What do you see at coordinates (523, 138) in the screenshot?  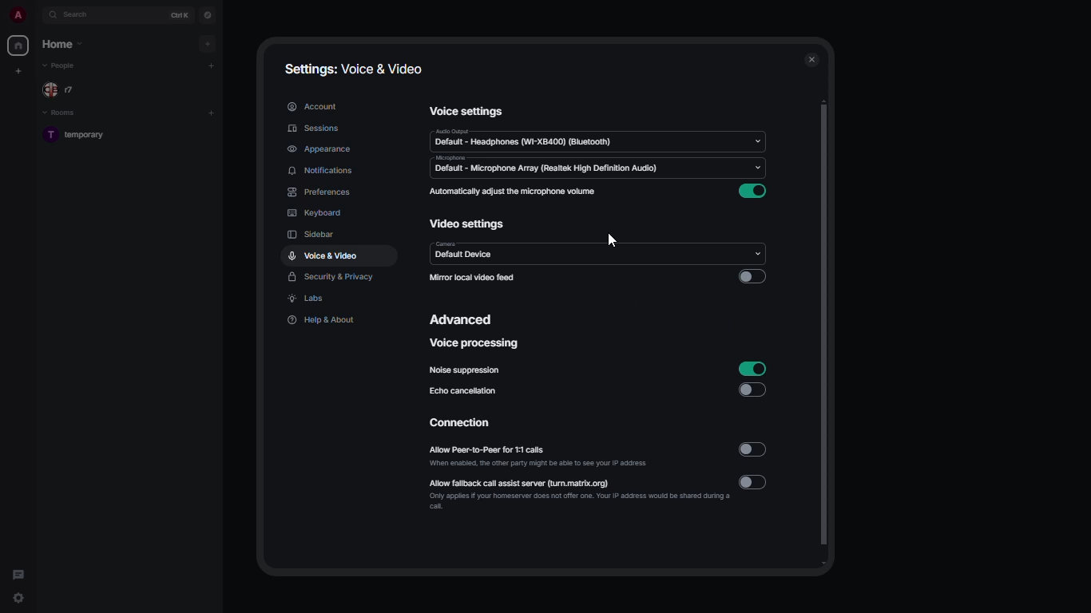 I see `audio default` at bounding box center [523, 138].